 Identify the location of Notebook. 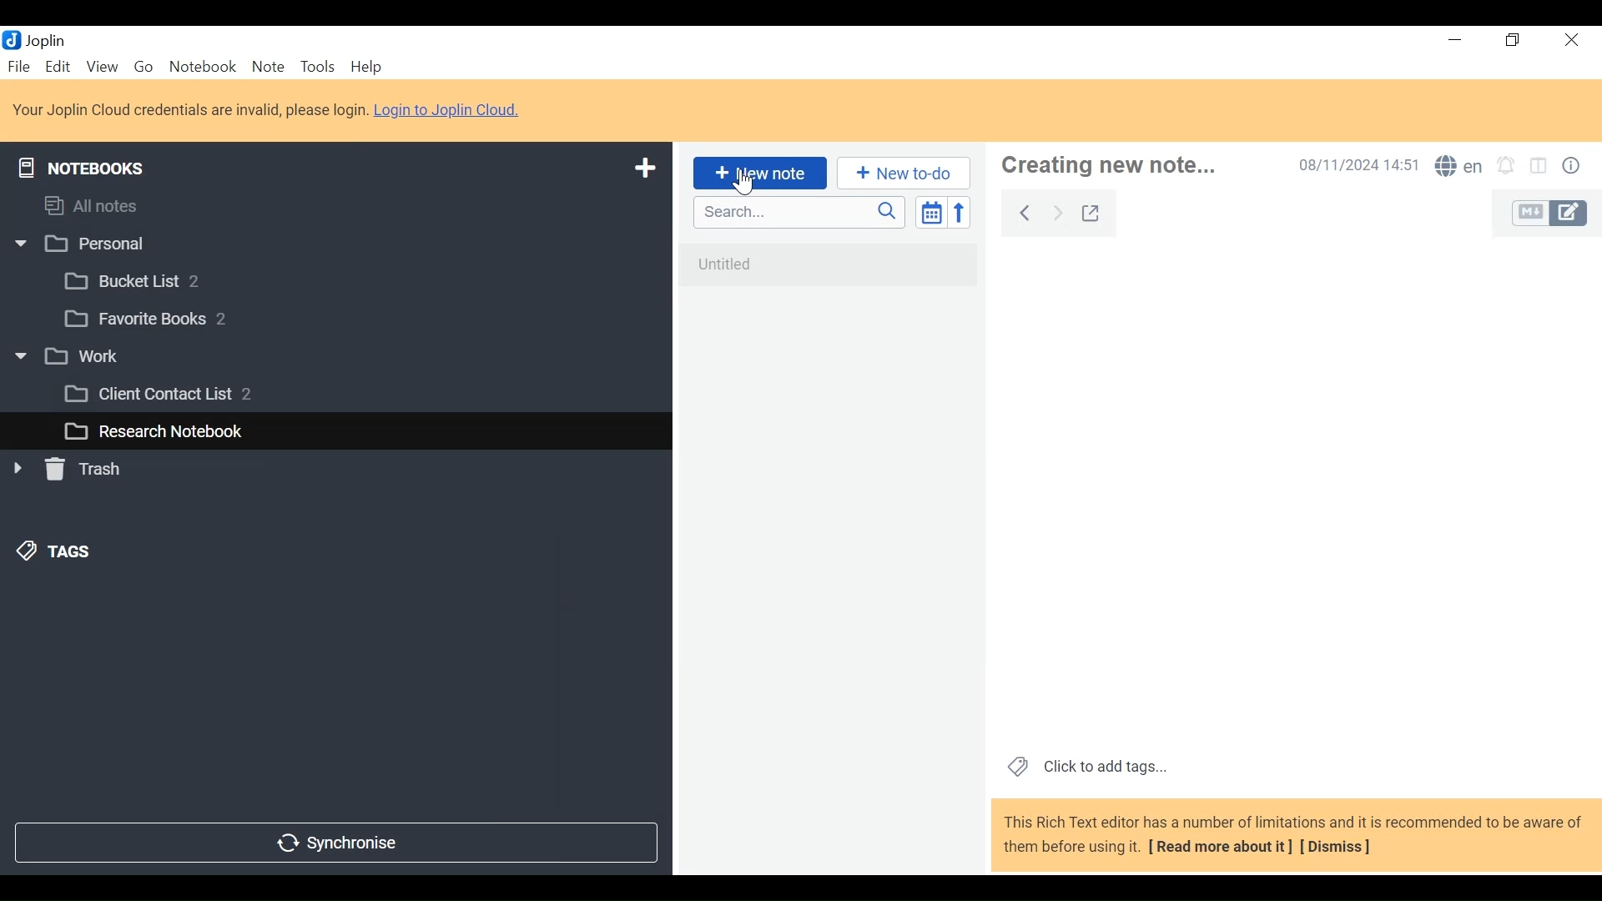
(204, 66).